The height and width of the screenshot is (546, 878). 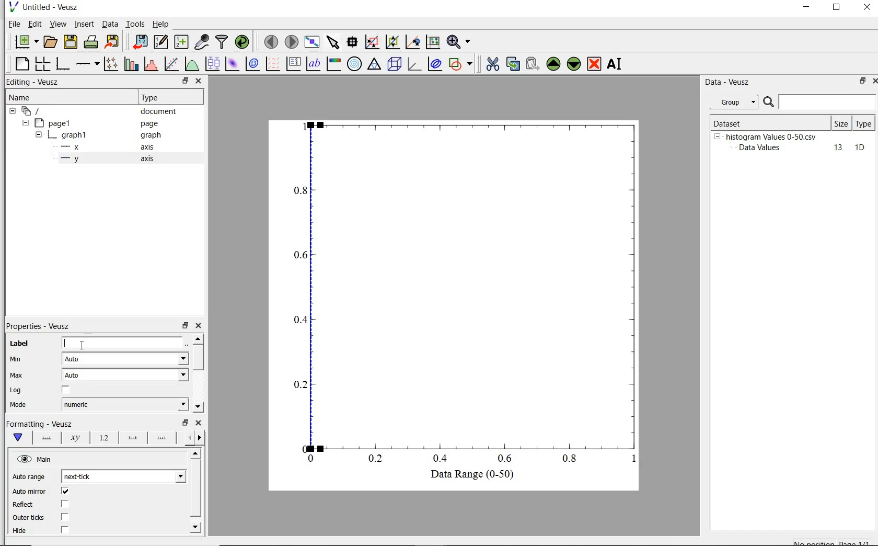 What do you see at coordinates (123, 342) in the screenshot?
I see ` input label` at bounding box center [123, 342].